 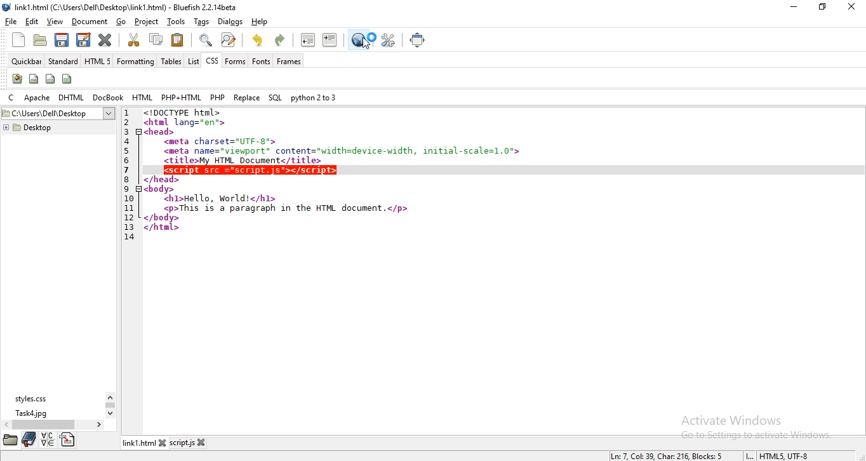 I want to click on 5, so click(x=126, y=151).